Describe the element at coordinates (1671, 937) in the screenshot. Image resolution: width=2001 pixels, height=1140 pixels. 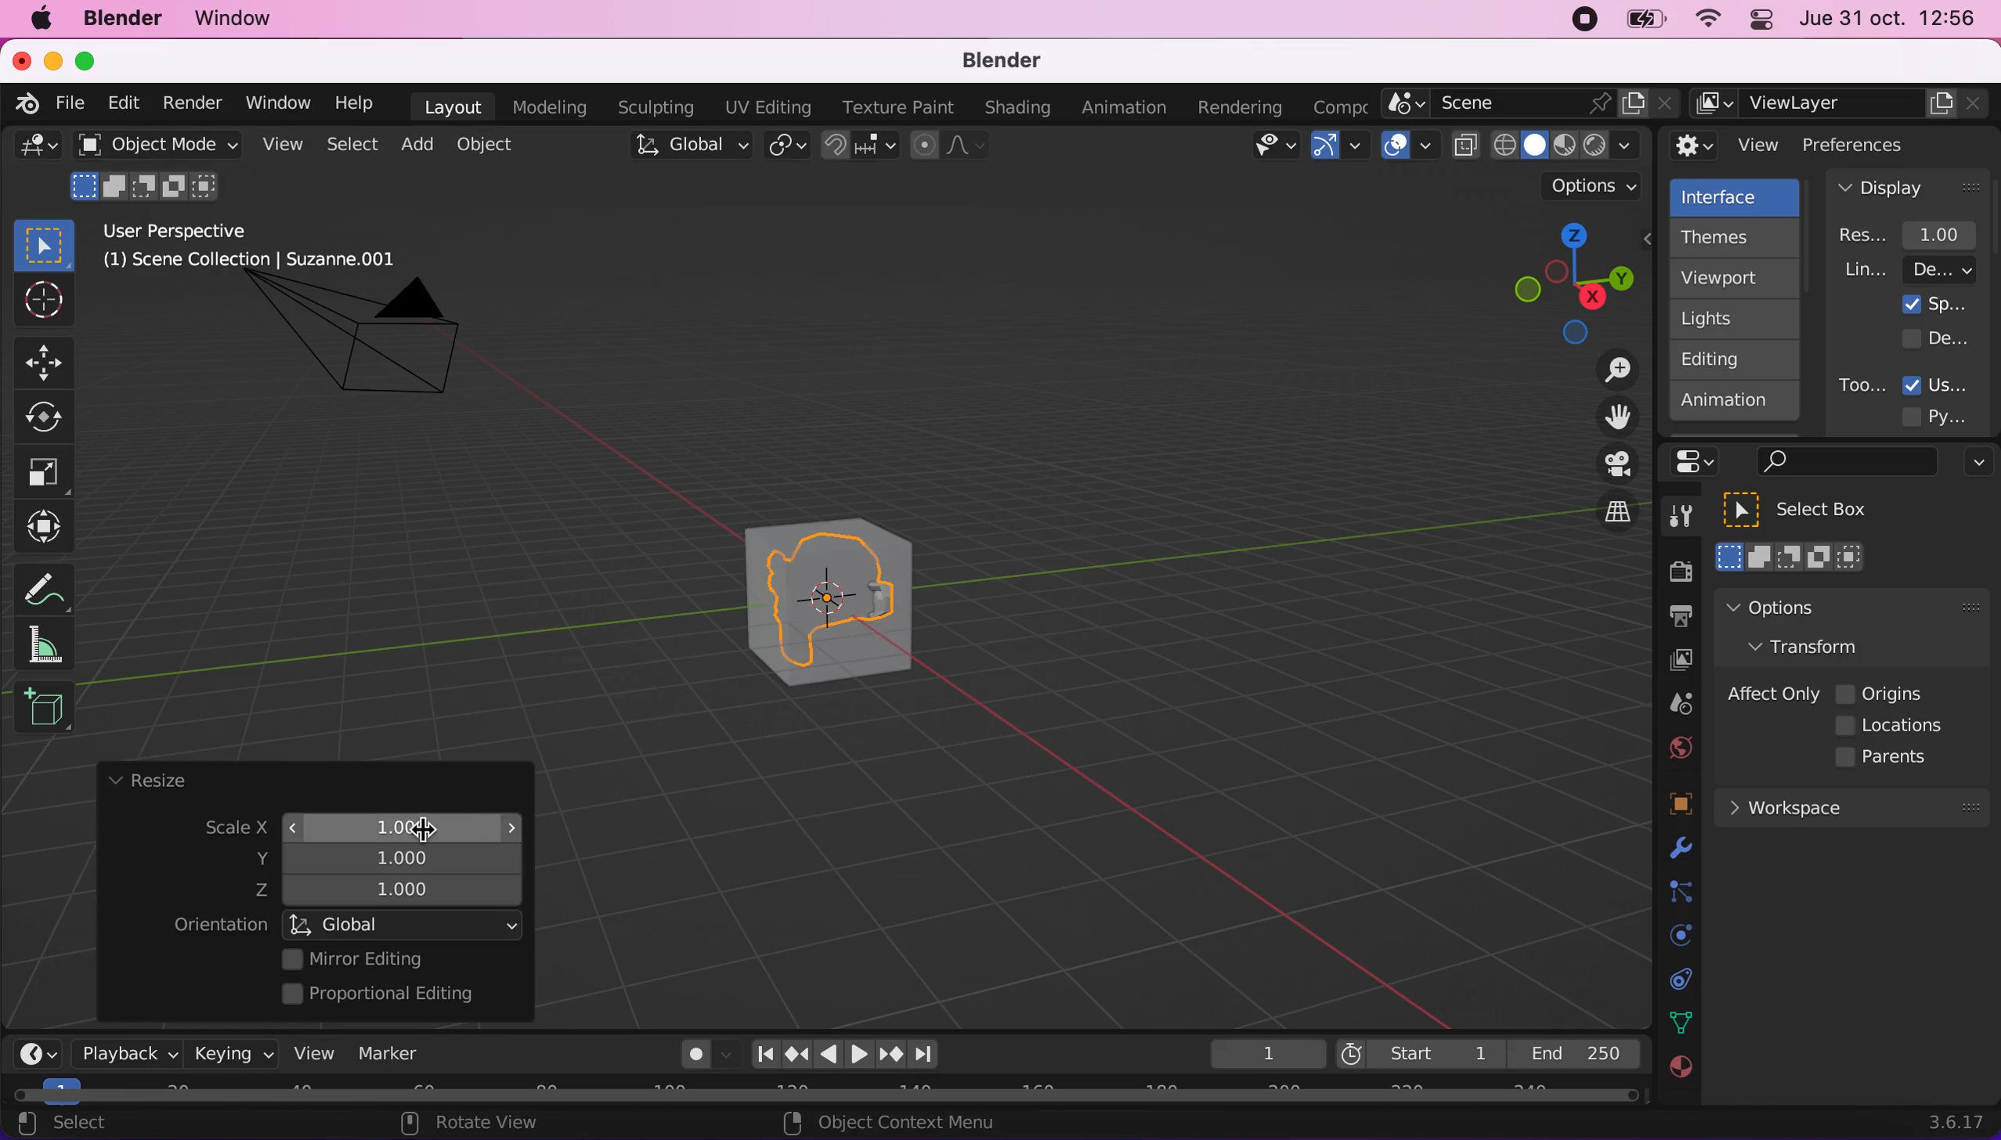
I see `physics prompts` at that location.